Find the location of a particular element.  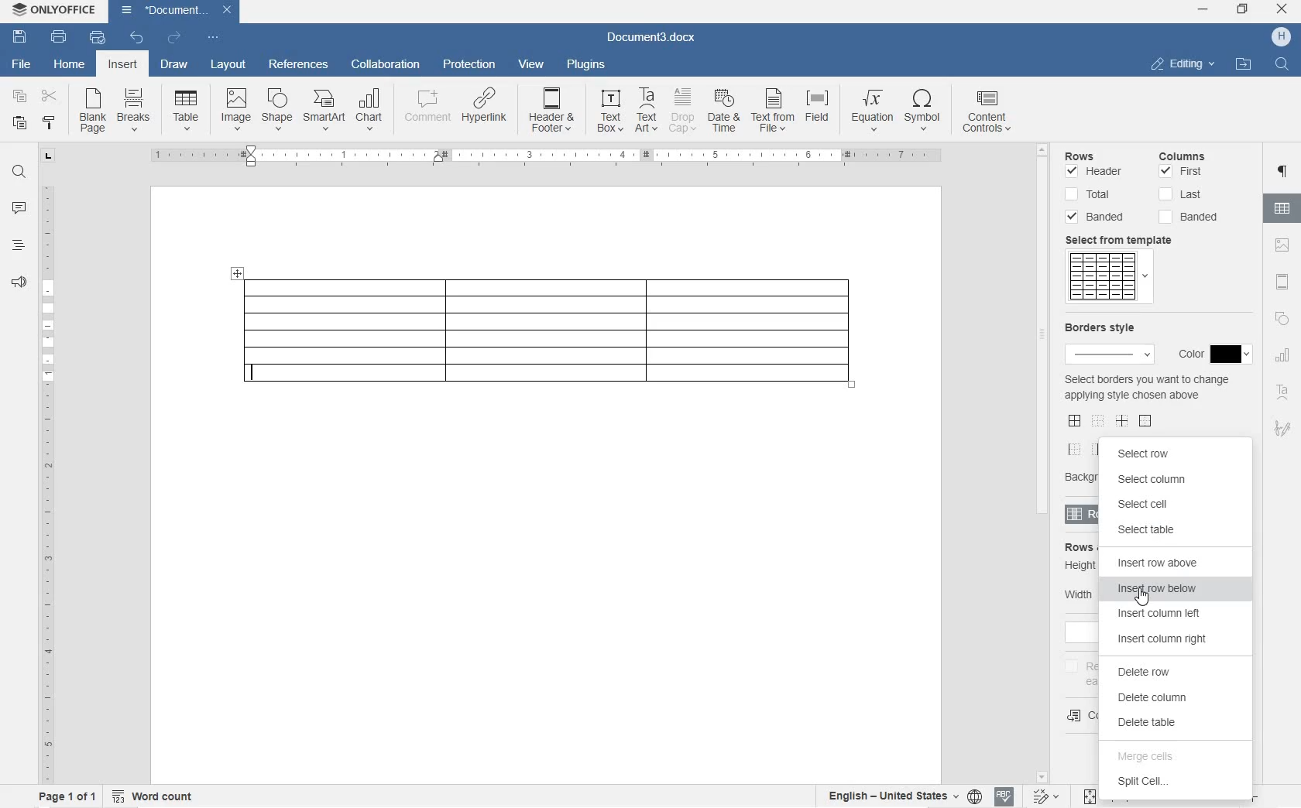

merge cells is located at coordinates (1155, 755).